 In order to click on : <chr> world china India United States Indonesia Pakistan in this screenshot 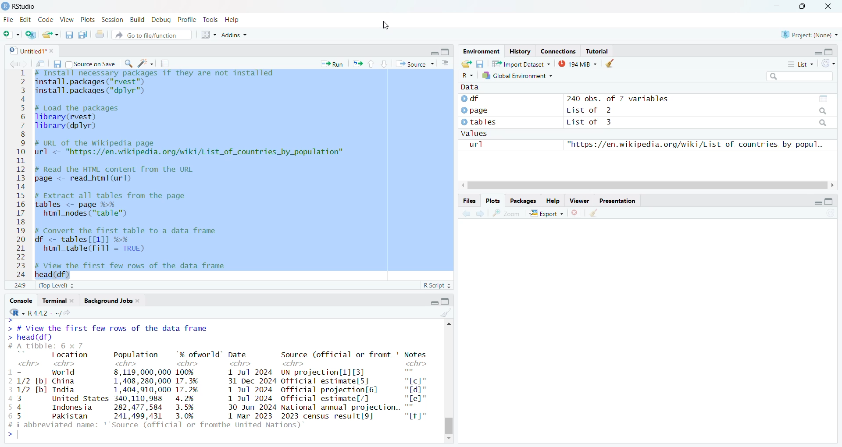, I will do `click(80, 390)`.